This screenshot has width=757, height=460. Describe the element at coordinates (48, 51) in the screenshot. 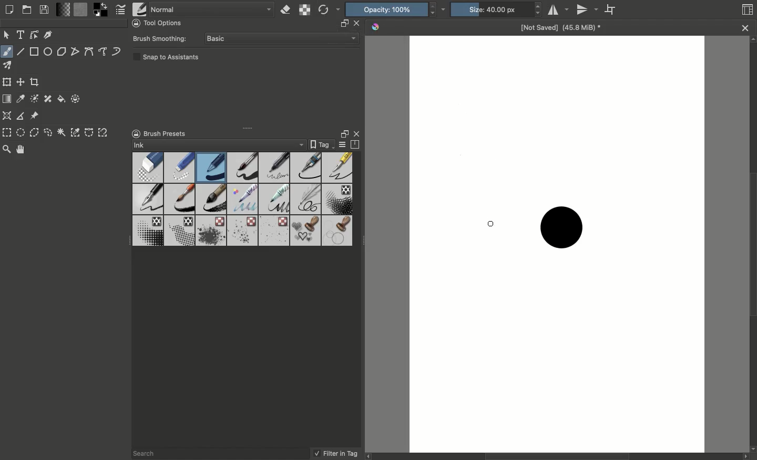

I see `Ellipse` at that location.